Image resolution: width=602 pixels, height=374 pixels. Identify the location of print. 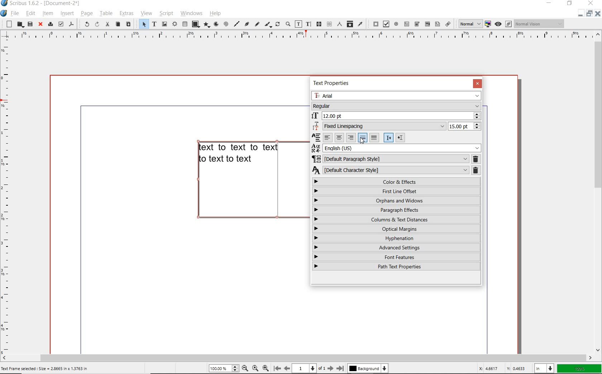
(50, 24).